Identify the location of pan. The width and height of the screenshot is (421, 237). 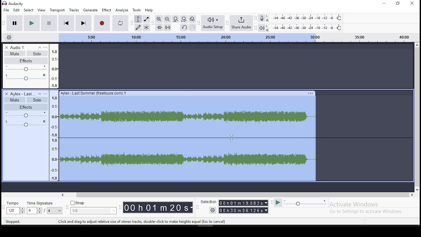
(26, 77).